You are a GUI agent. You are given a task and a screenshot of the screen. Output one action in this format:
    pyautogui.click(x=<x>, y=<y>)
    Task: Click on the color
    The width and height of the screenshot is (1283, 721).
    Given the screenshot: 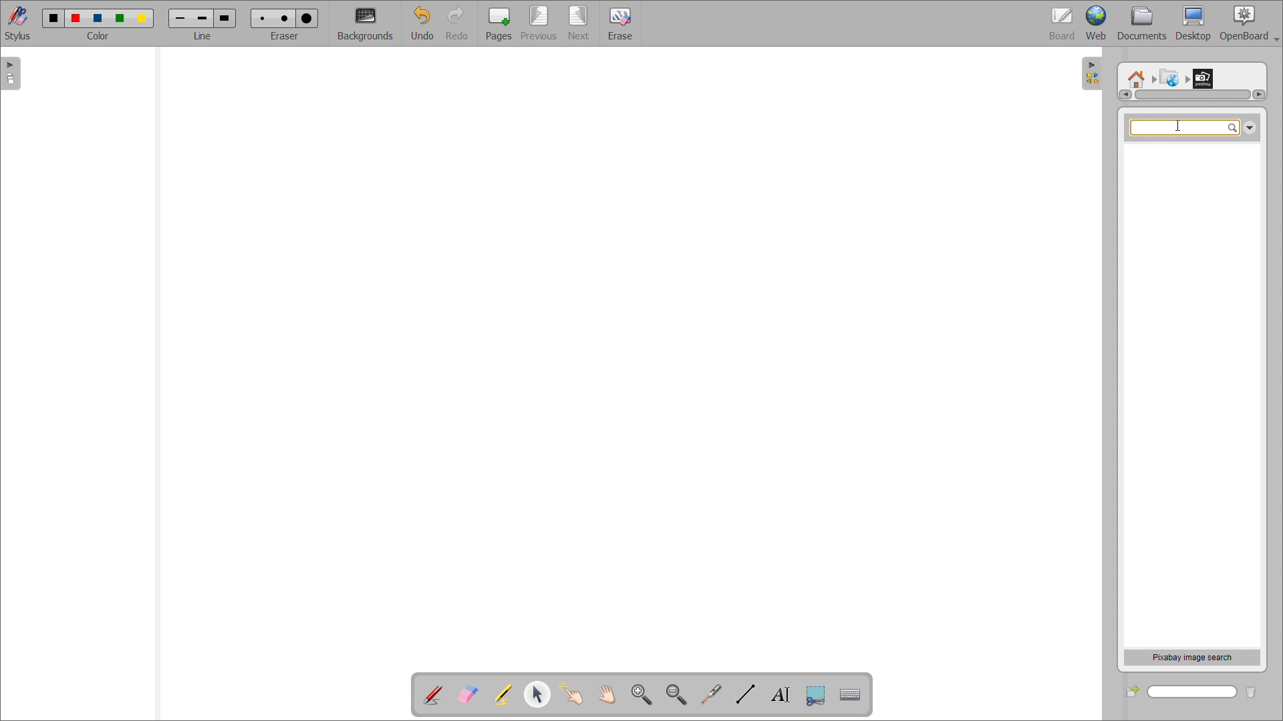 What is the action you would take?
    pyautogui.click(x=99, y=36)
    